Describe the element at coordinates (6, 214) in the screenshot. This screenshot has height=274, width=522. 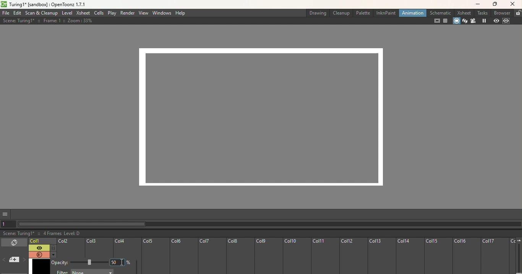
I see `GUI show/hide` at that location.